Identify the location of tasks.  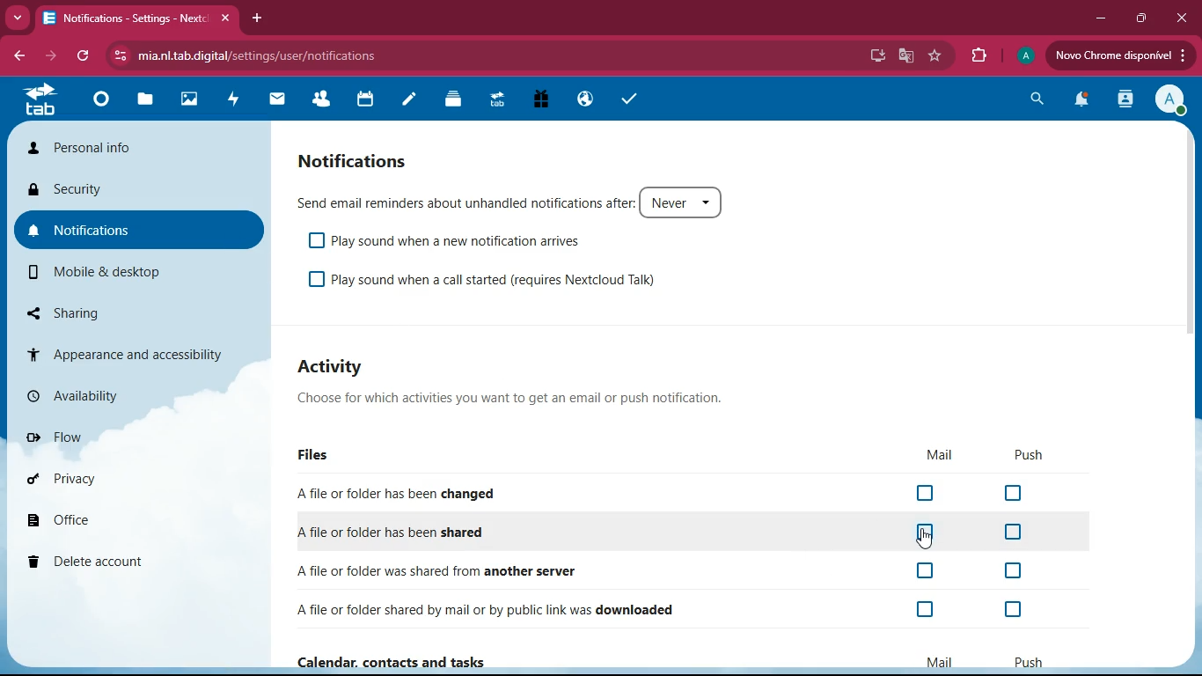
(628, 102).